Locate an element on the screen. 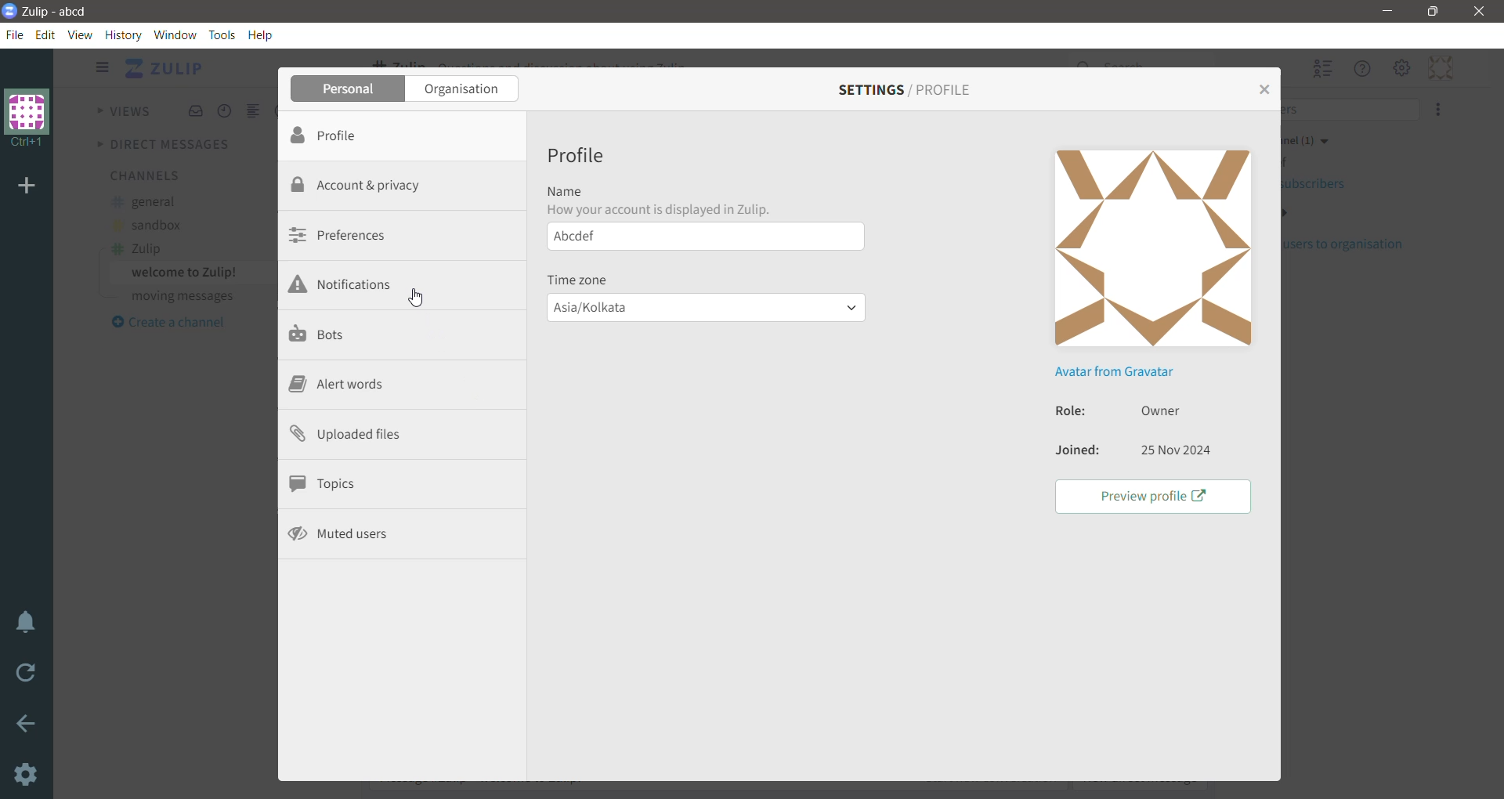 The height and width of the screenshot is (799, 1504). Uploaded files is located at coordinates (358, 436).